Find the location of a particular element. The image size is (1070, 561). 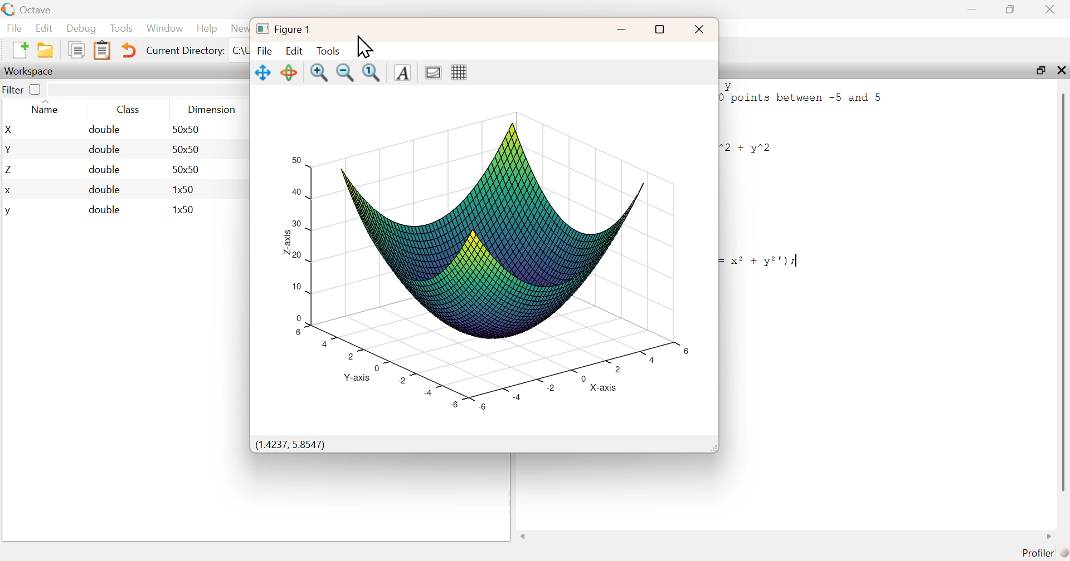

close is located at coordinates (1060, 70).